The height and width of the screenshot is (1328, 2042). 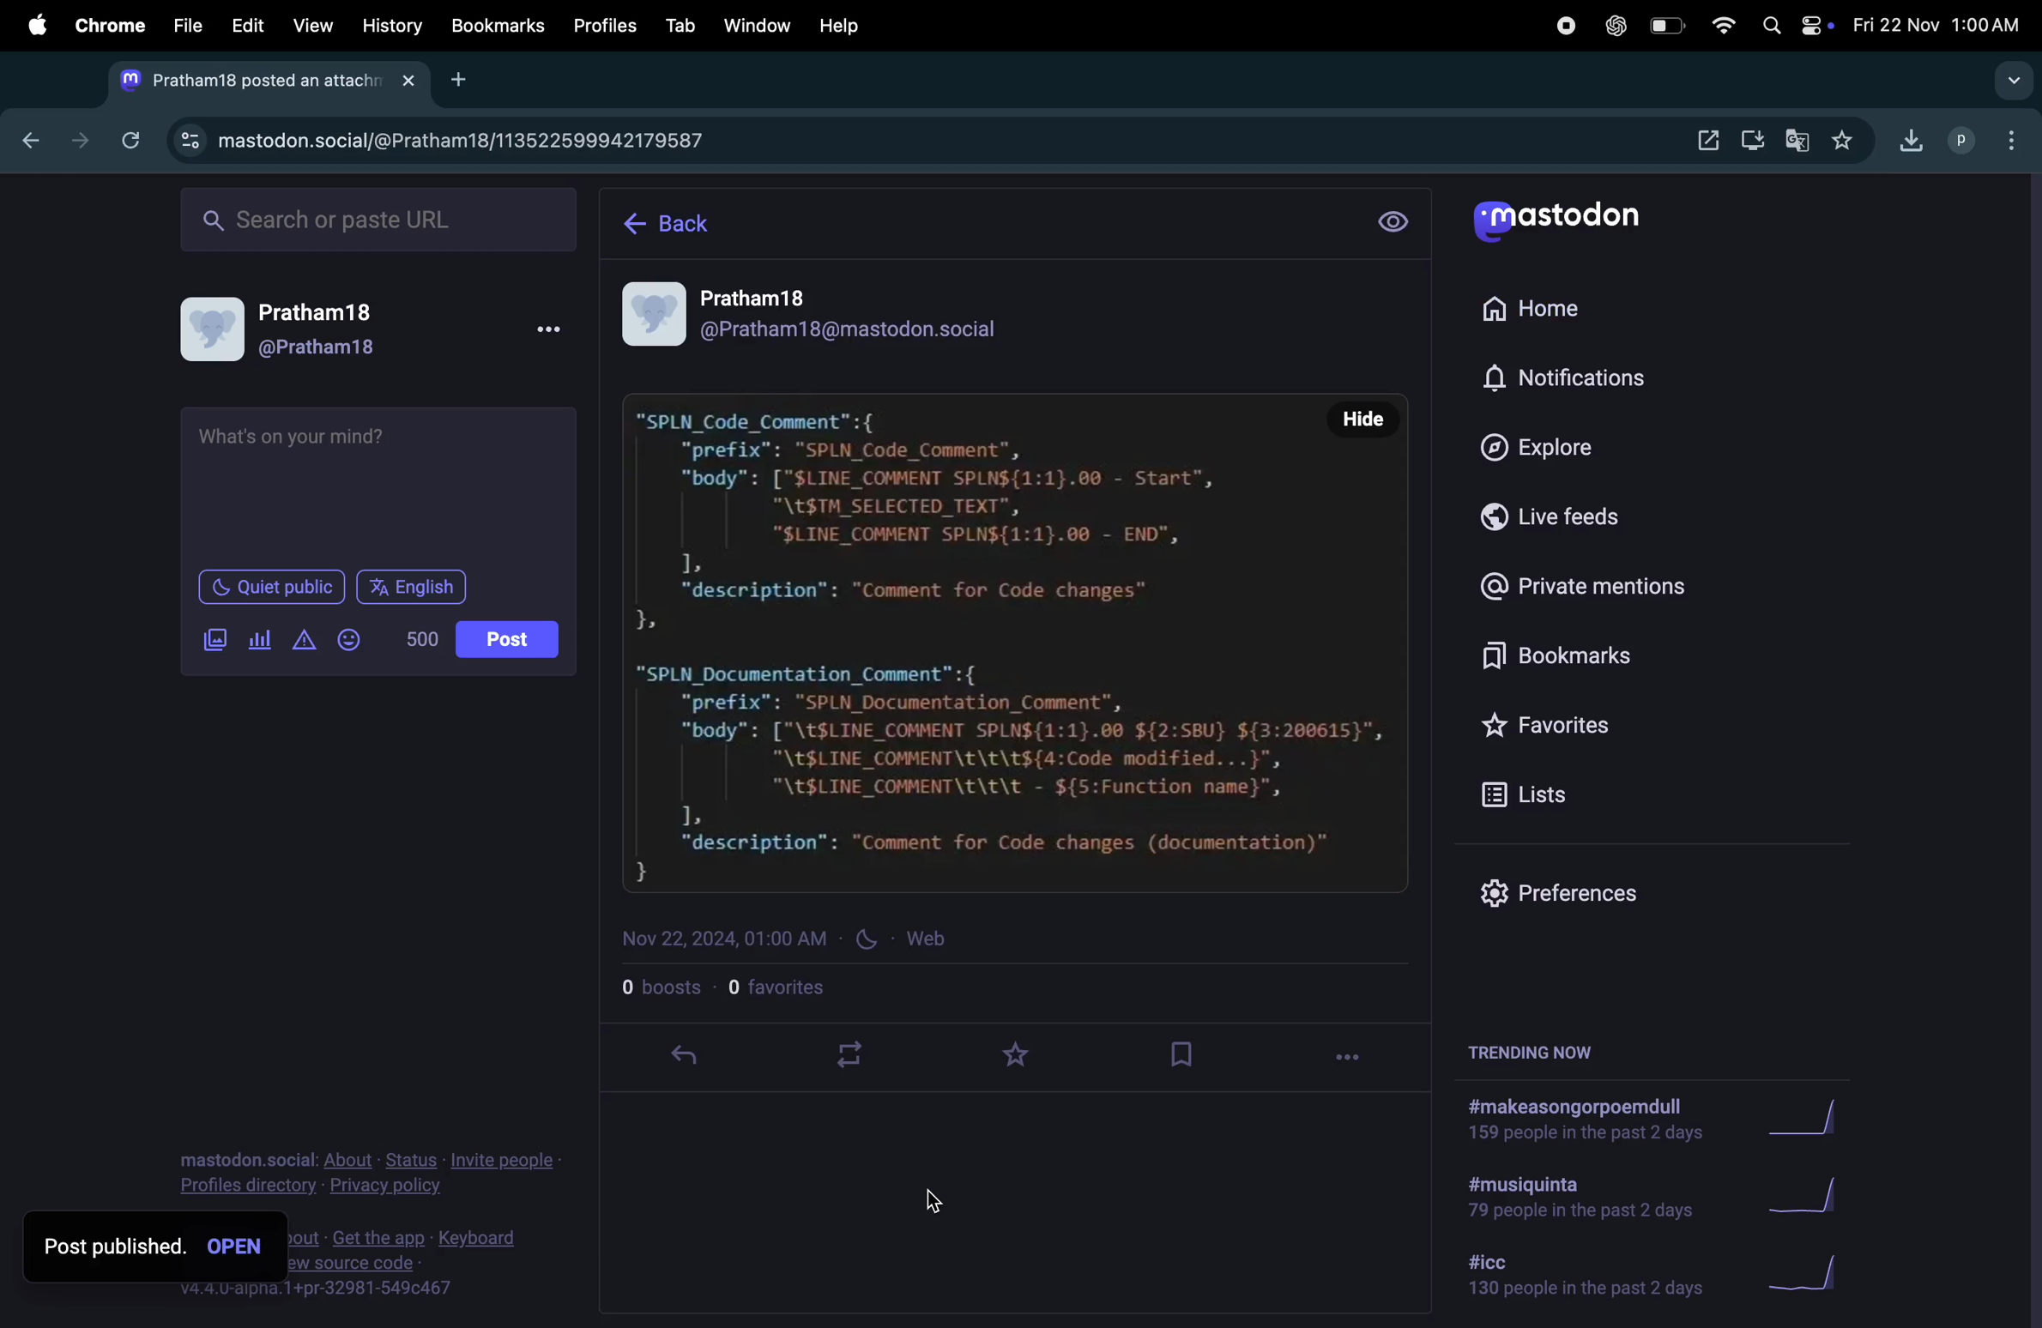 I want to click on date and time, so click(x=1936, y=21).